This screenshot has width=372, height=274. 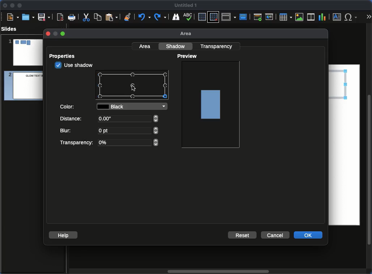 I want to click on Display grid, so click(x=202, y=17).